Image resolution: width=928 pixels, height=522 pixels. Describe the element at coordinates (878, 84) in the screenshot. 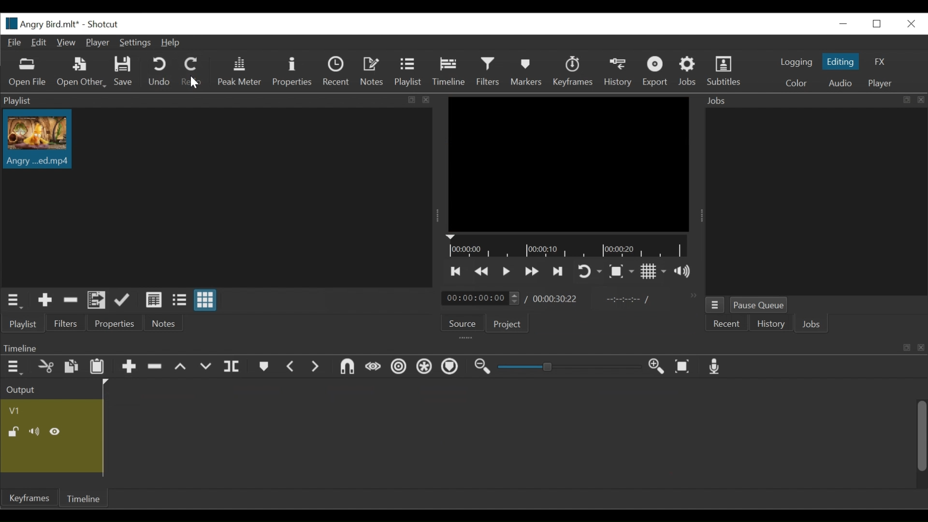

I see `player` at that location.